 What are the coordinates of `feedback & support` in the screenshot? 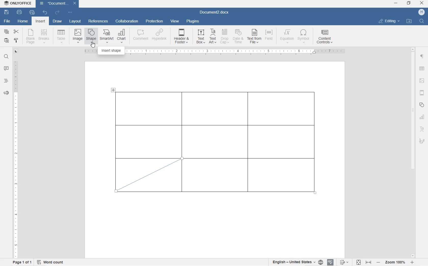 It's located at (6, 94).